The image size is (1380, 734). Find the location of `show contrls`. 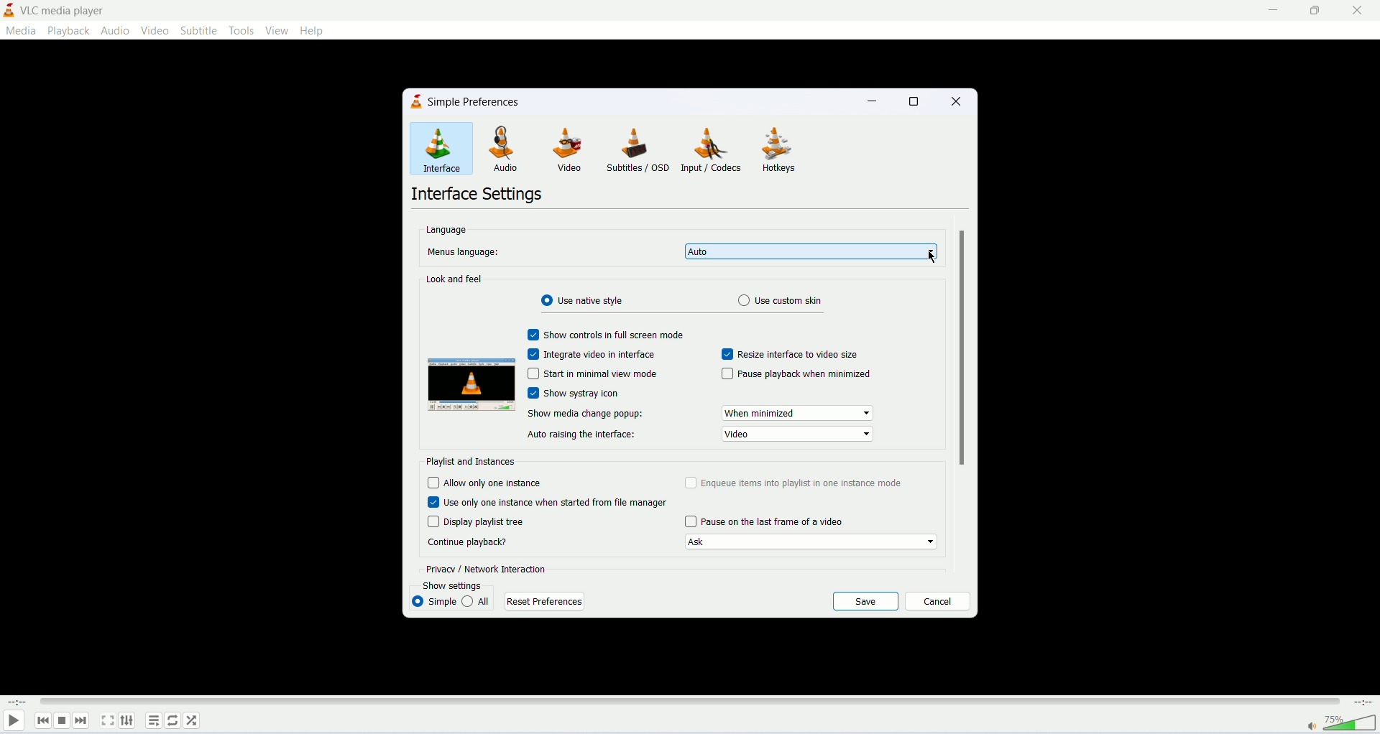

show contrls is located at coordinates (604, 333).